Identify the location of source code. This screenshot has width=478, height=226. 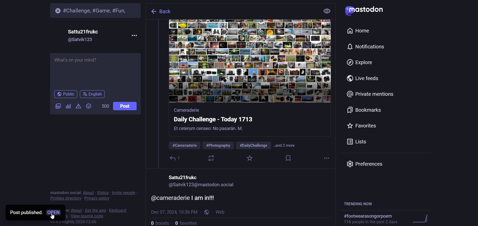
(85, 216).